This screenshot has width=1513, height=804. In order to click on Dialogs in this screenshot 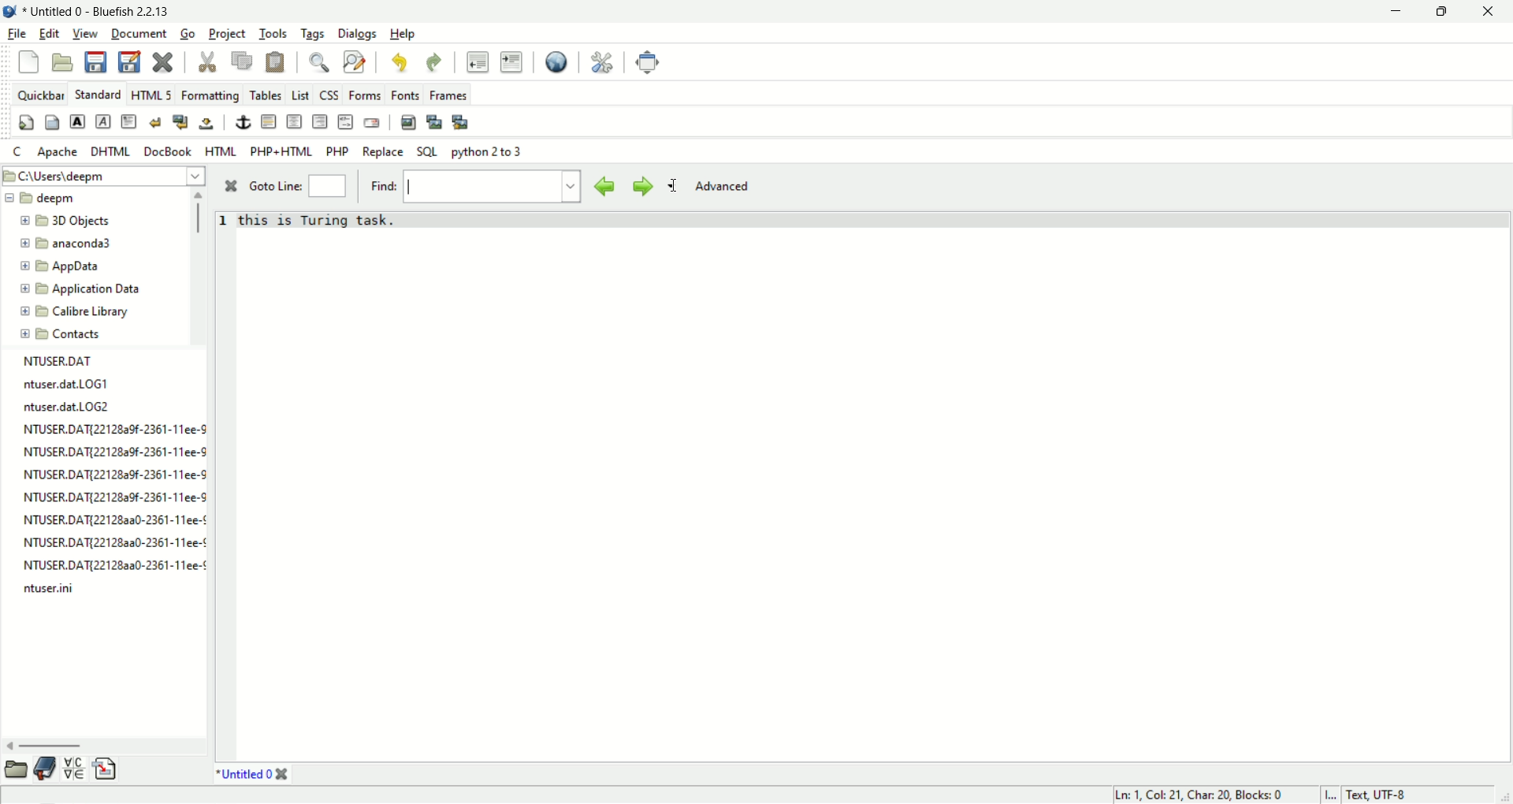, I will do `click(357, 33)`.